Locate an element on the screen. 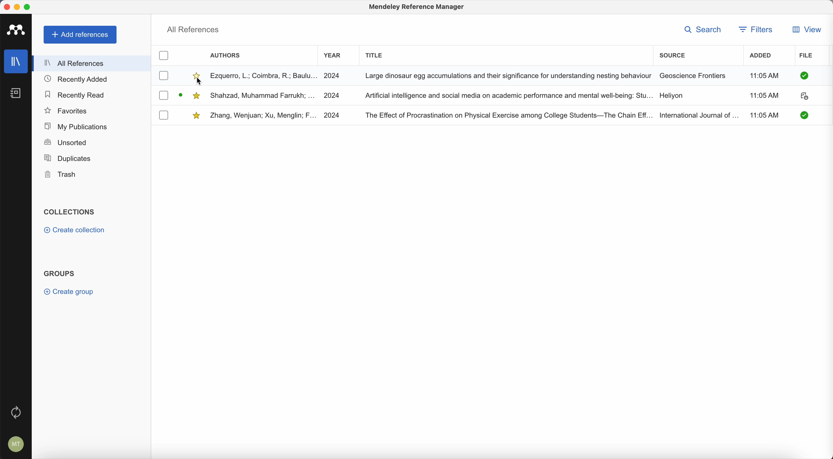 The width and height of the screenshot is (833, 459). checkbox is located at coordinates (164, 95).